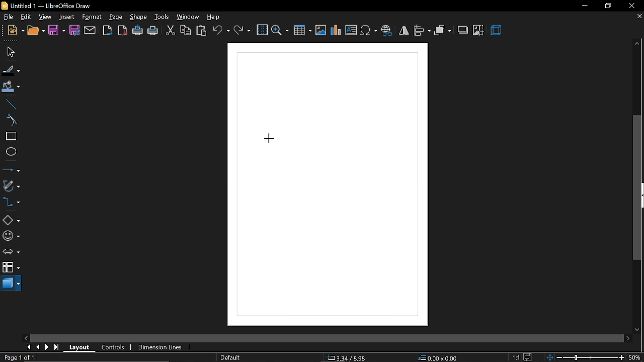  What do you see at coordinates (202, 31) in the screenshot?
I see `paste` at bounding box center [202, 31].